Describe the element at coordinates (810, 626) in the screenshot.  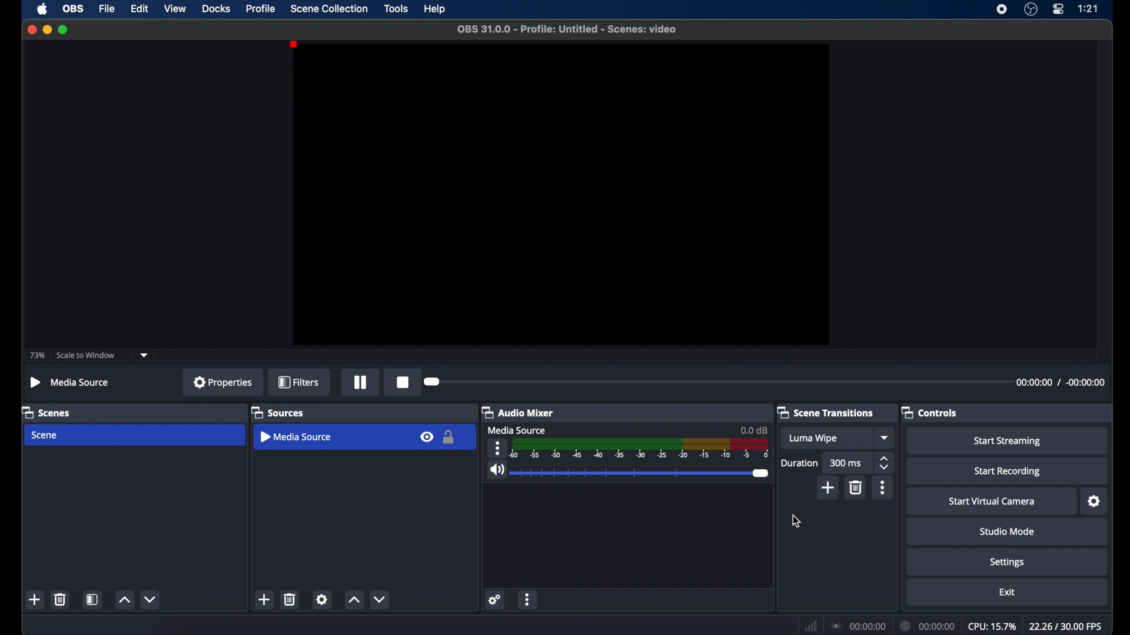
I see `network` at that location.